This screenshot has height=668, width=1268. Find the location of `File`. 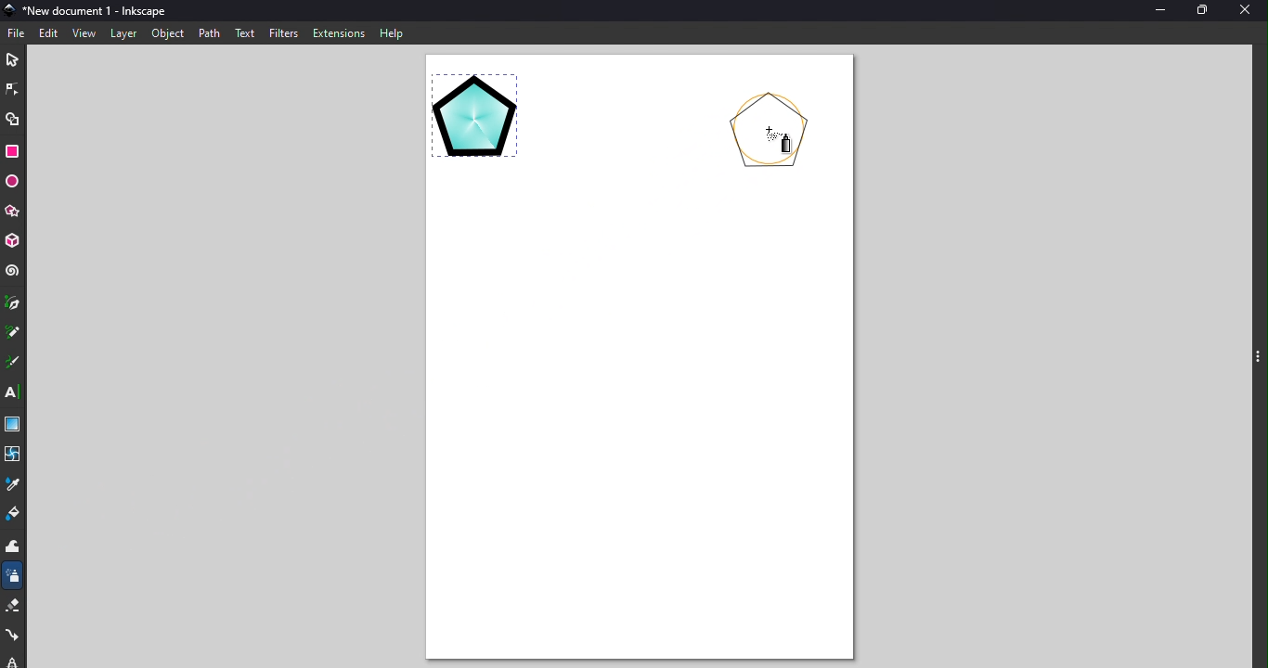

File is located at coordinates (18, 31).